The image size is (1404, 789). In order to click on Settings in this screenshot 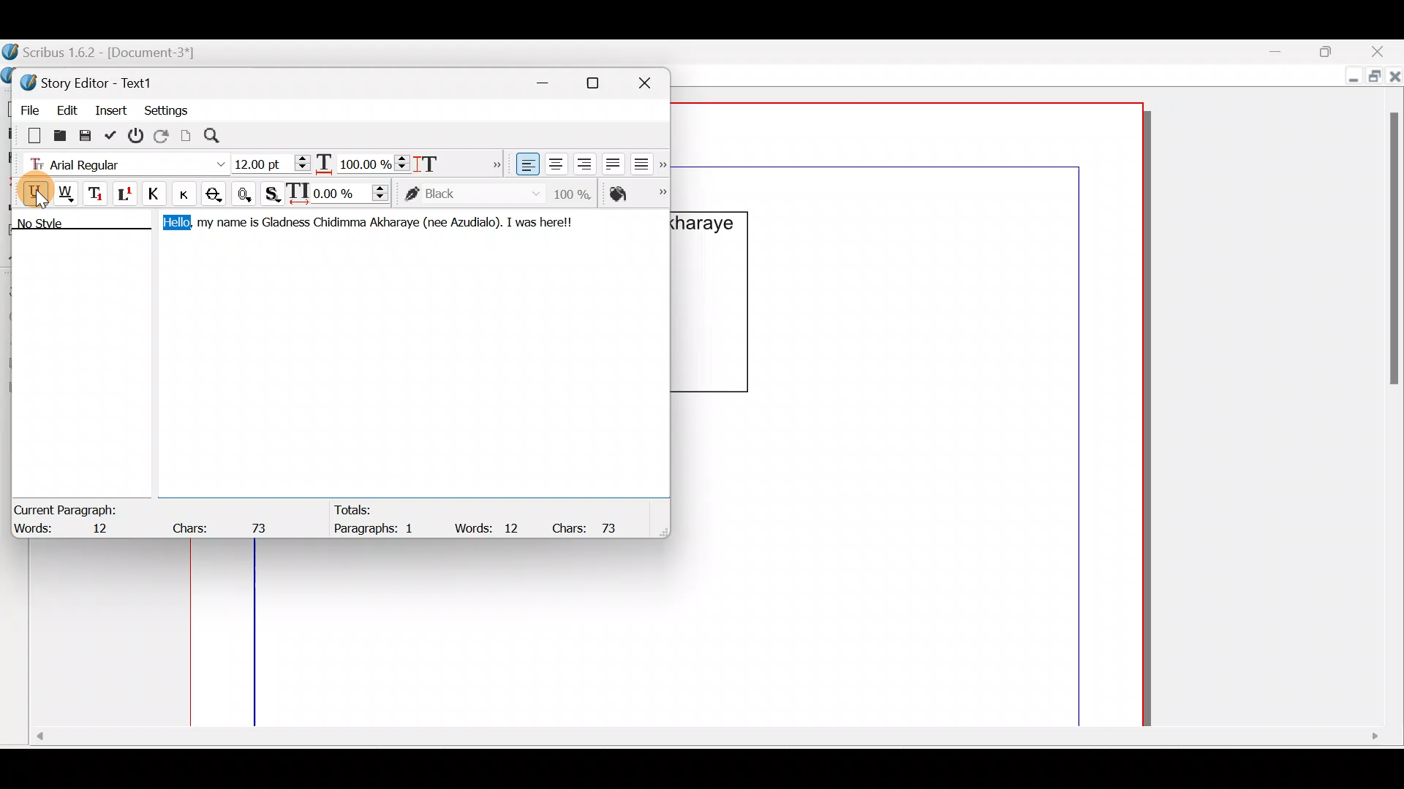, I will do `click(166, 109)`.